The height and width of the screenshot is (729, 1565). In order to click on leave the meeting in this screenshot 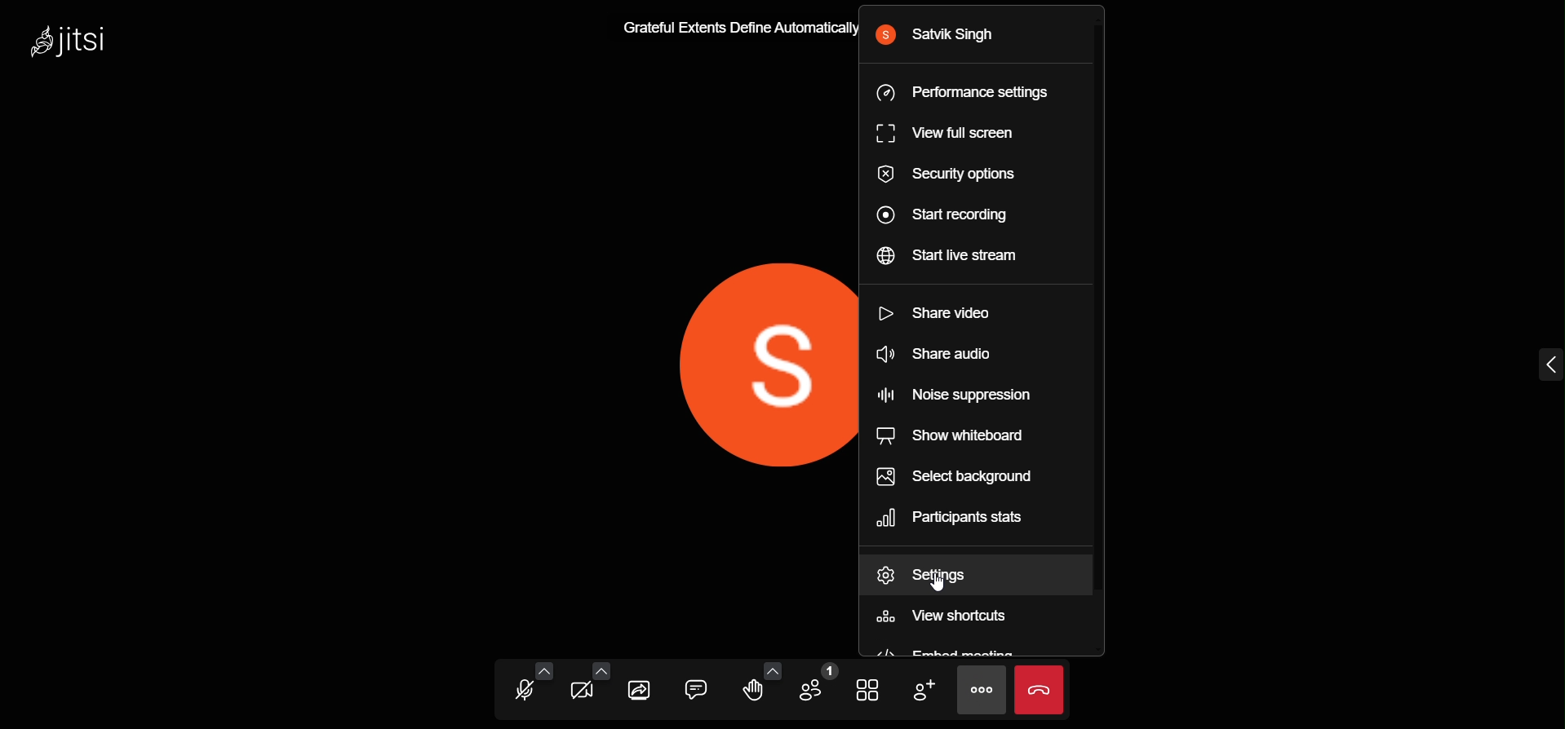, I will do `click(1044, 691)`.